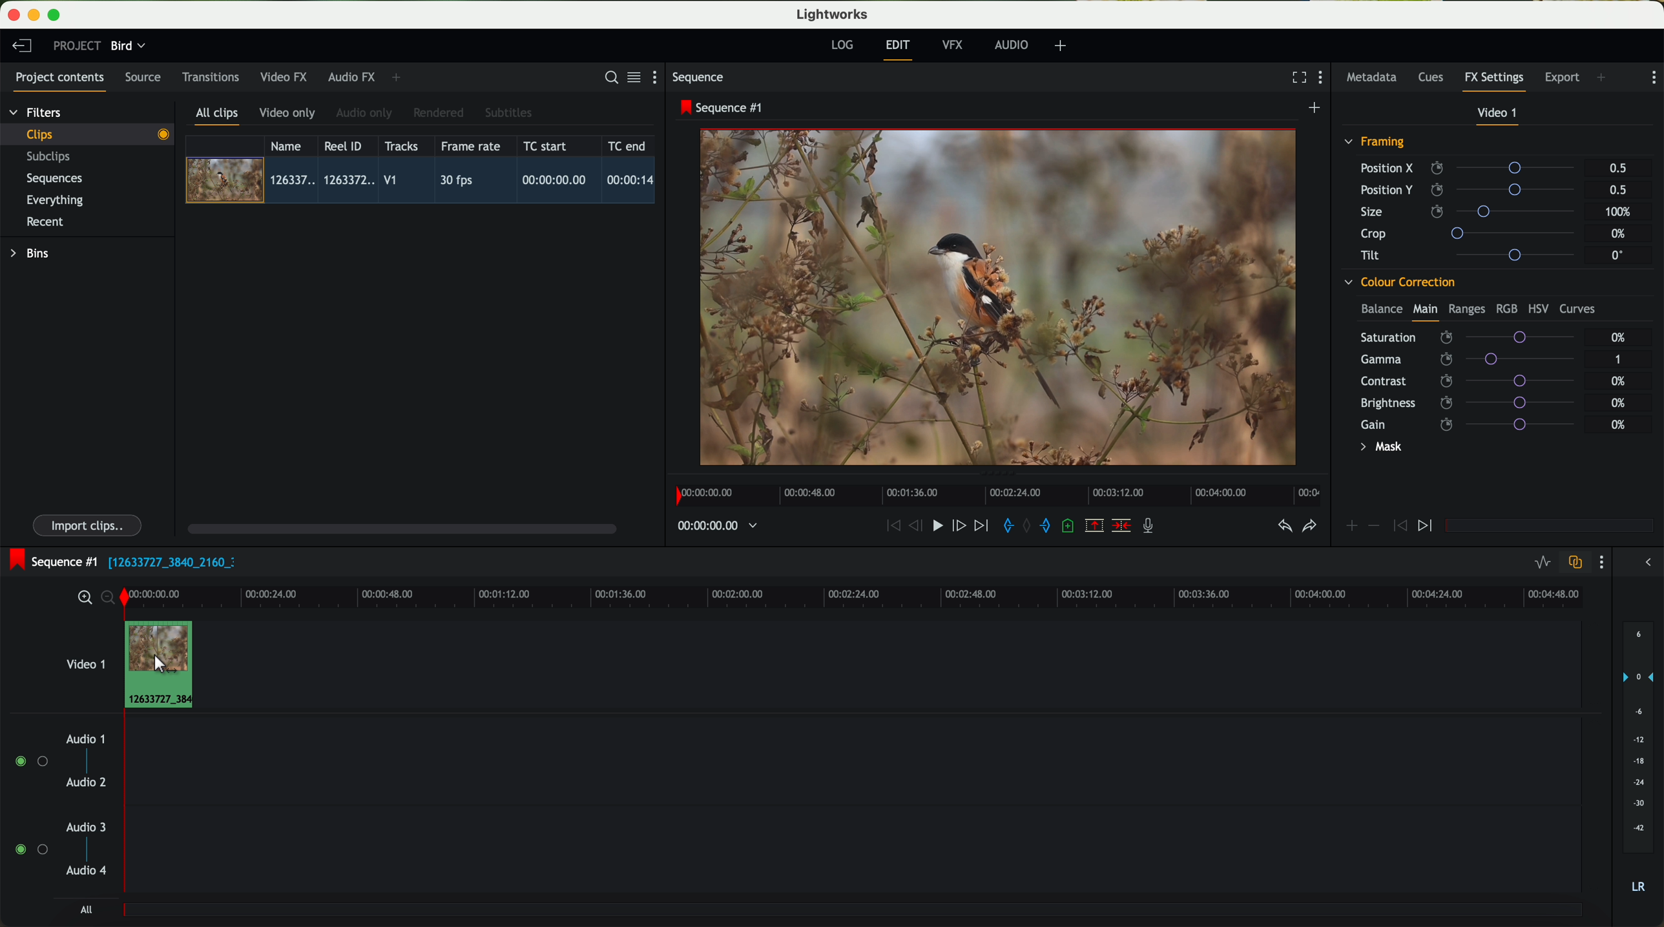  Describe the element at coordinates (14, 15) in the screenshot. I see `close program` at that location.